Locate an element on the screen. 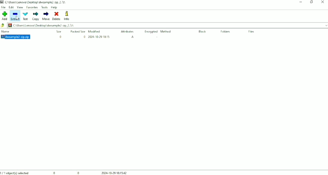  File is located at coordinates (4, 7).